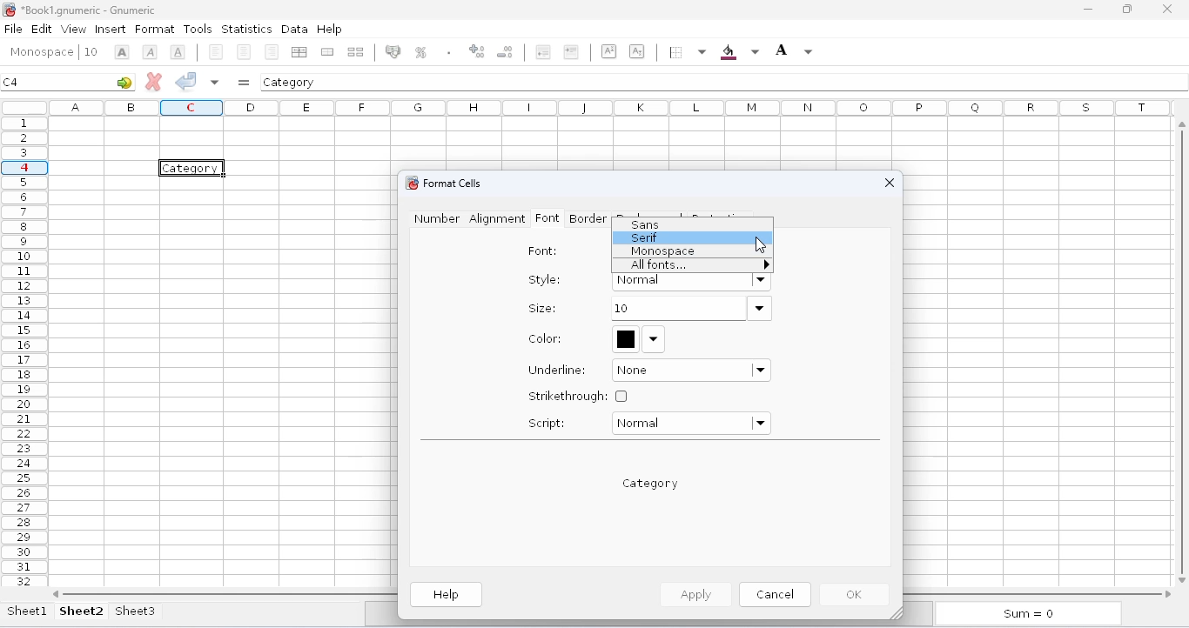  I want to click on apply, so click(694, 594).